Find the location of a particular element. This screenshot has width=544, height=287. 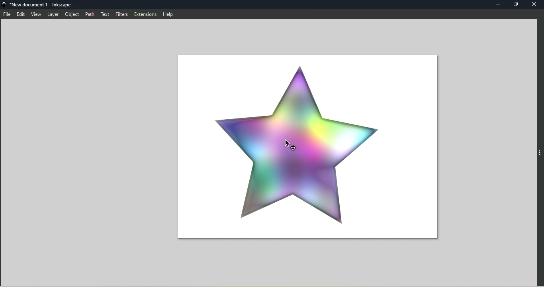

Object is located at coordinates (72, 15).